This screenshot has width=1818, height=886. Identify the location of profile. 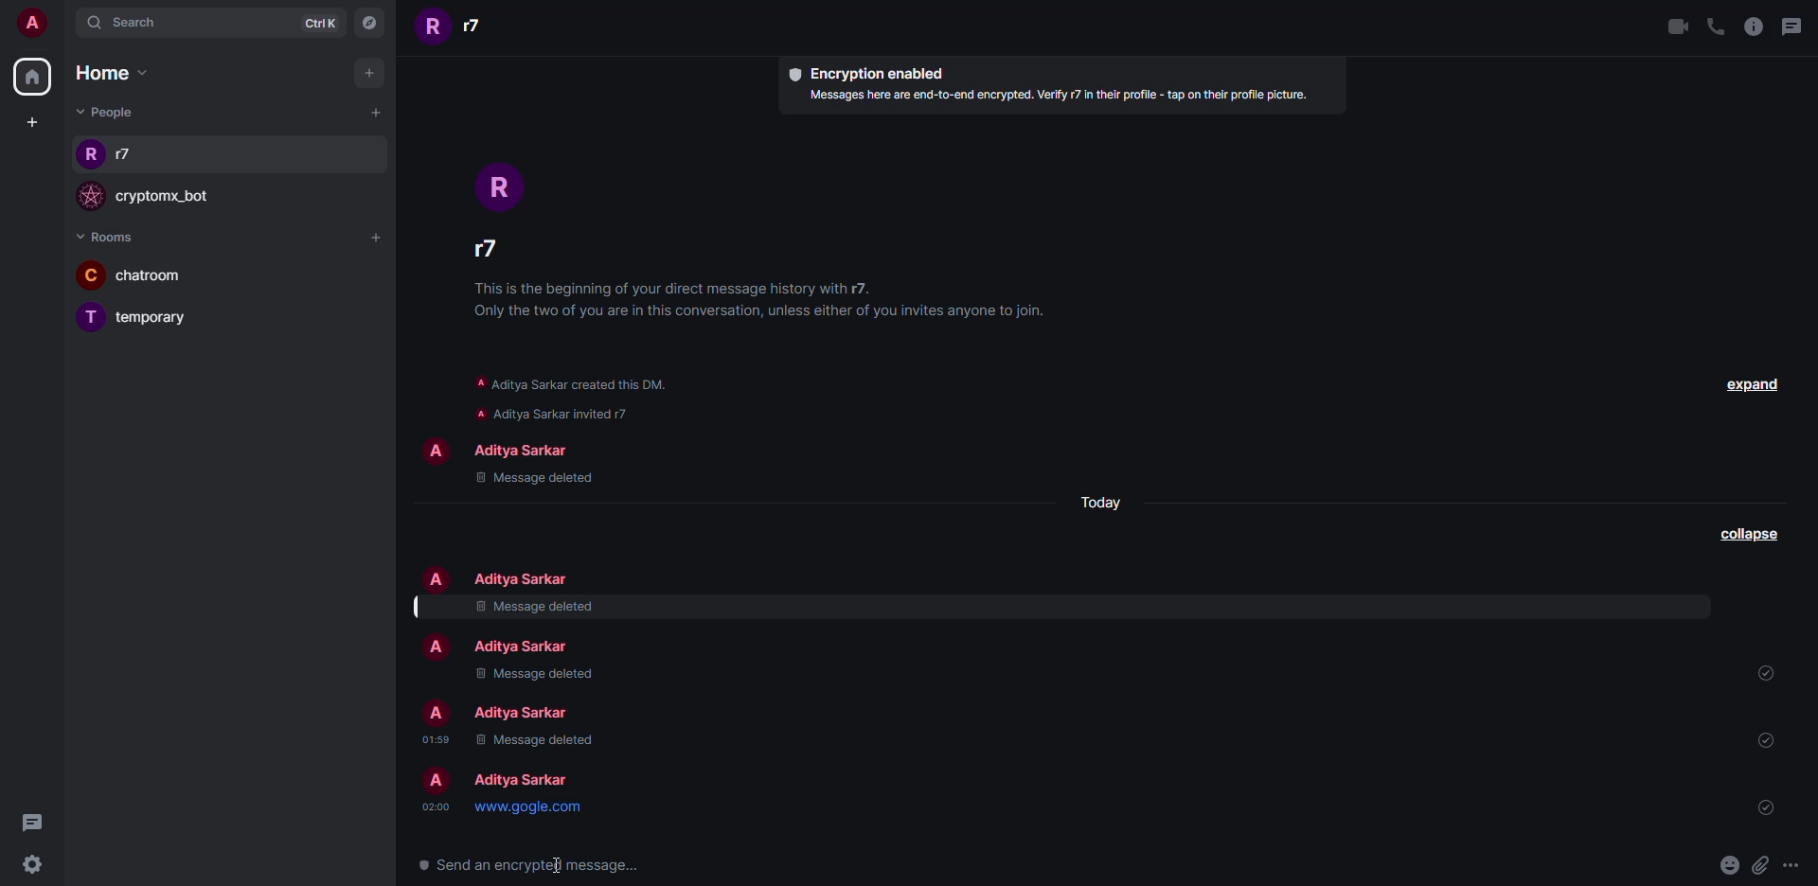
(89, 153).